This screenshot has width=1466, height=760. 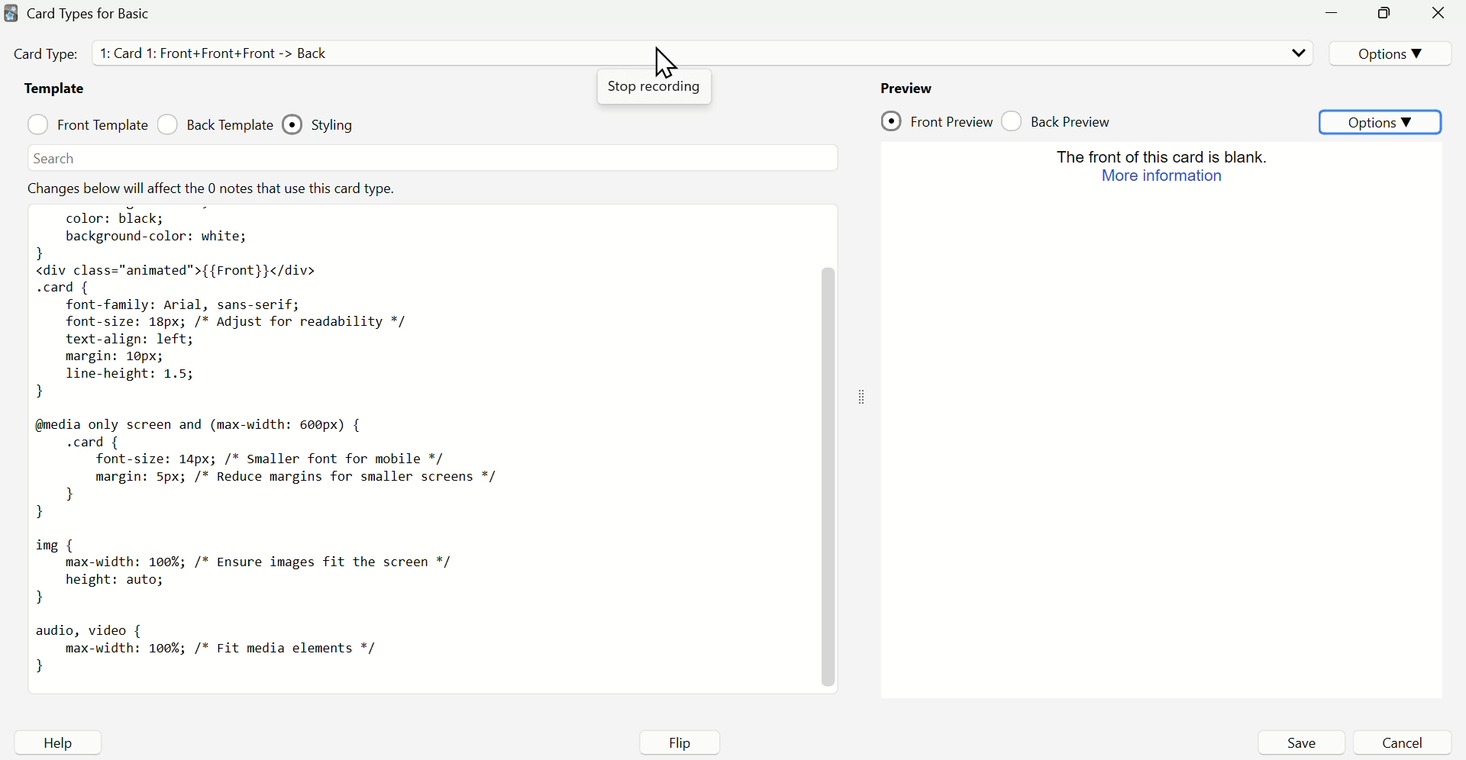 What do you see at coordinates (87, 124) in the screenshot?
I see `Front Template` at bounding box center [87, 124].